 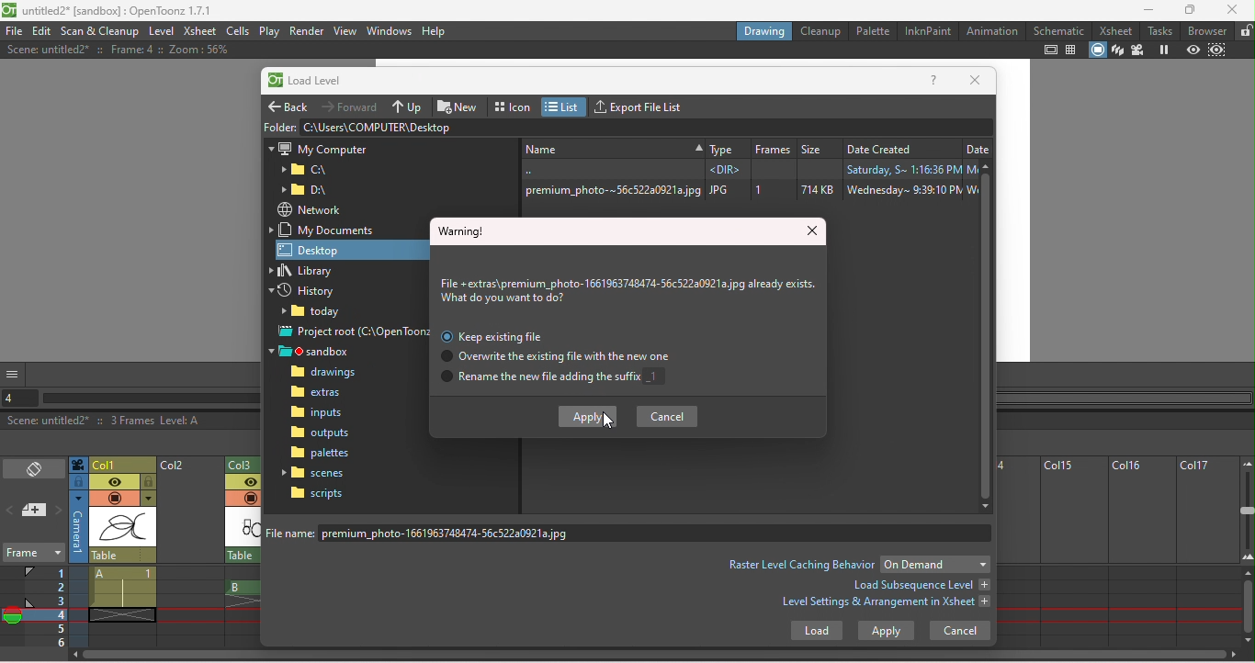 I want to click on Field guide, so click(x=1074, y=50).